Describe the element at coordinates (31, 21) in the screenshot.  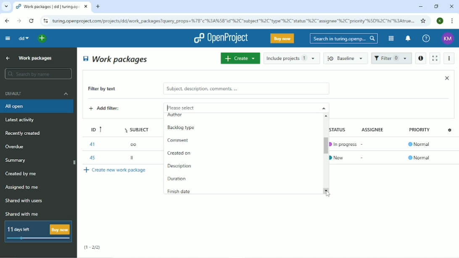
I see `Reload this page` at that location.